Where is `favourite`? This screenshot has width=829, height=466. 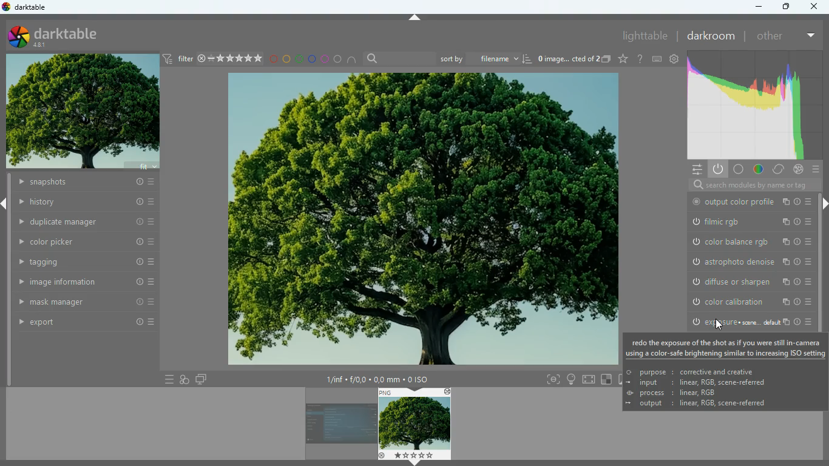
favourite is located at coordinates (624, 60).